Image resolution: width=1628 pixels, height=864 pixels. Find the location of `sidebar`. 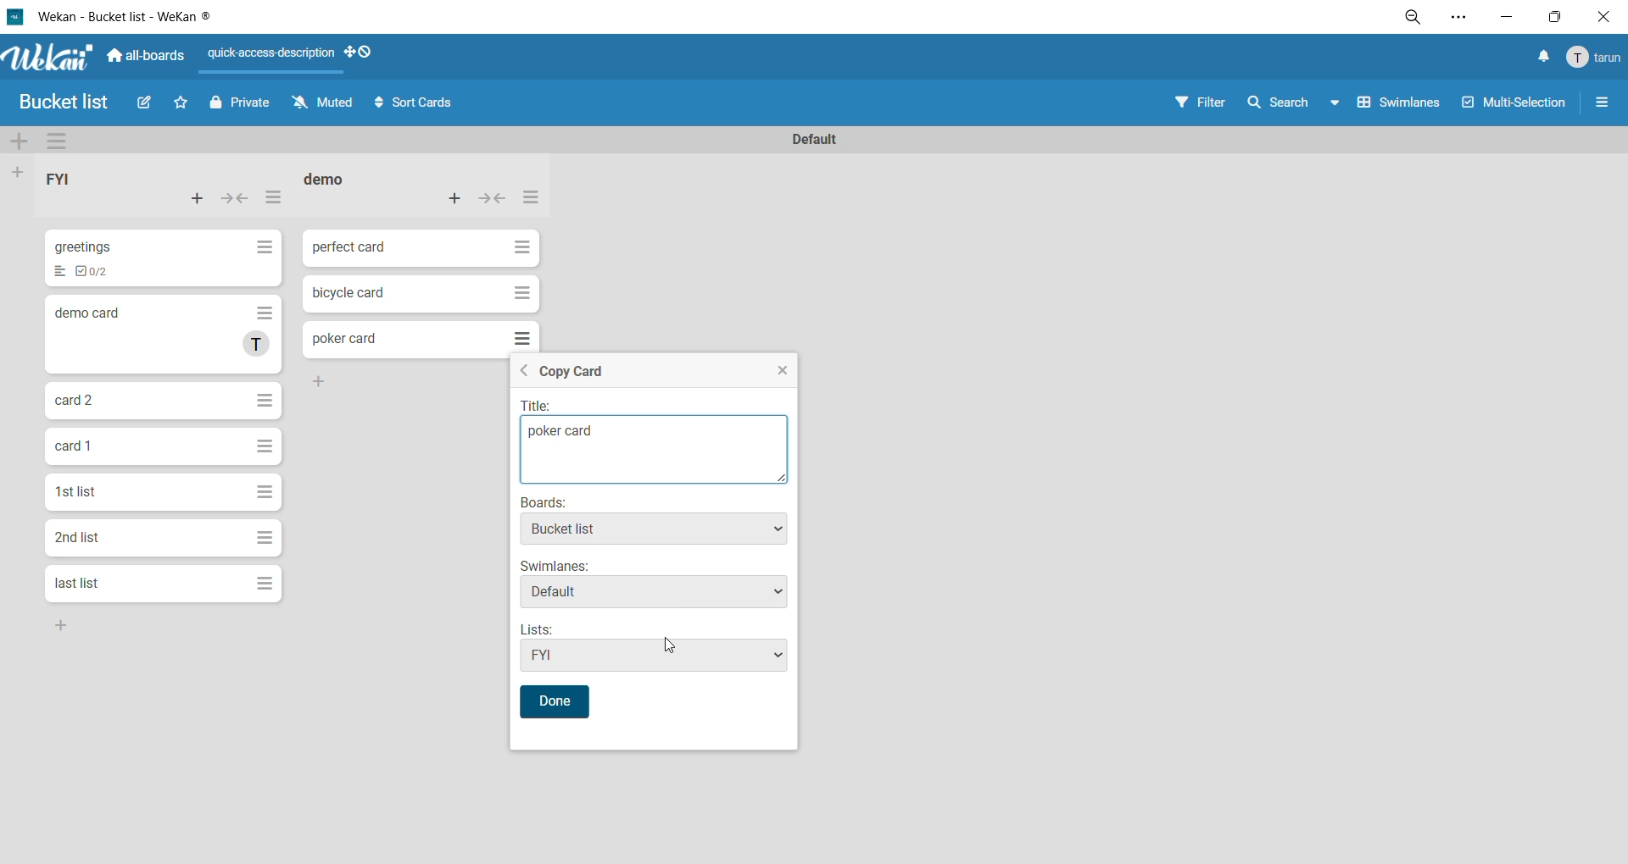

sidebar is located at coordinates (1602, 106).